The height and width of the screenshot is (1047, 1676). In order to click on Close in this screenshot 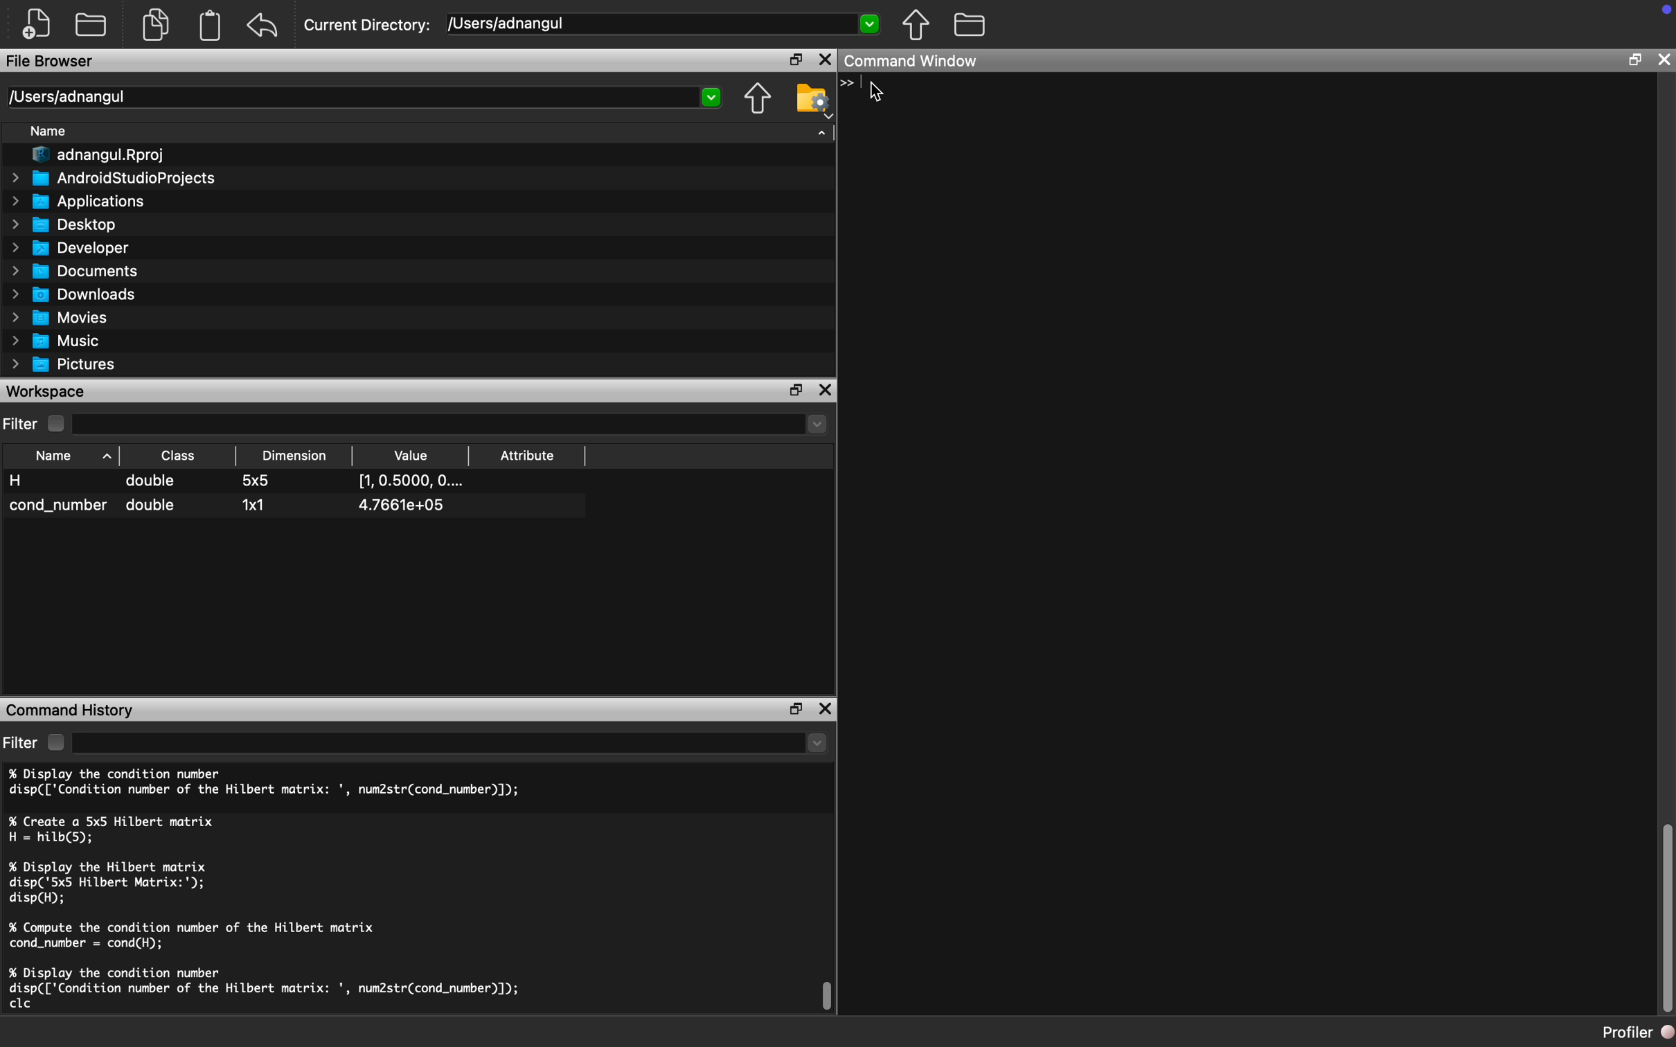, I will do `click(825, 390)`.